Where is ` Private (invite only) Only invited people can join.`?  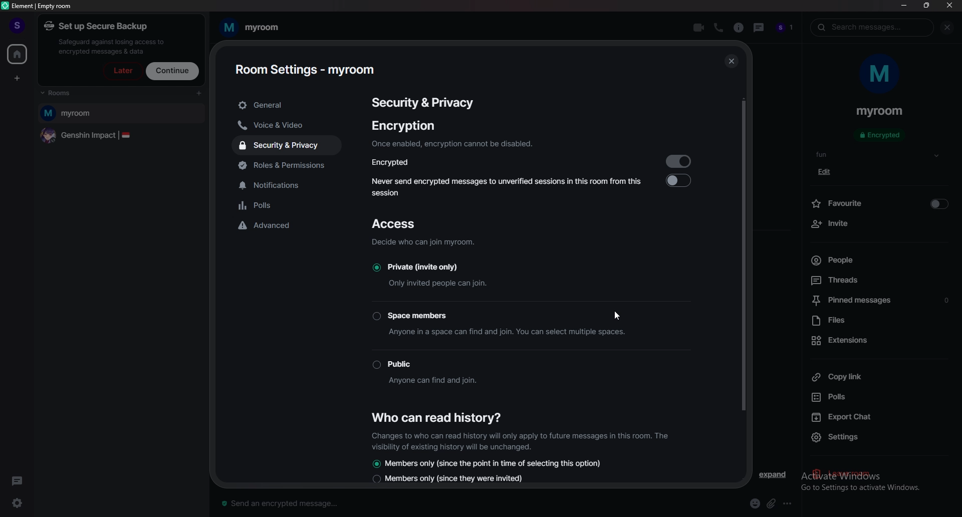  Private (invite only) Only invited people can join. is located at coordinates (434, 275).